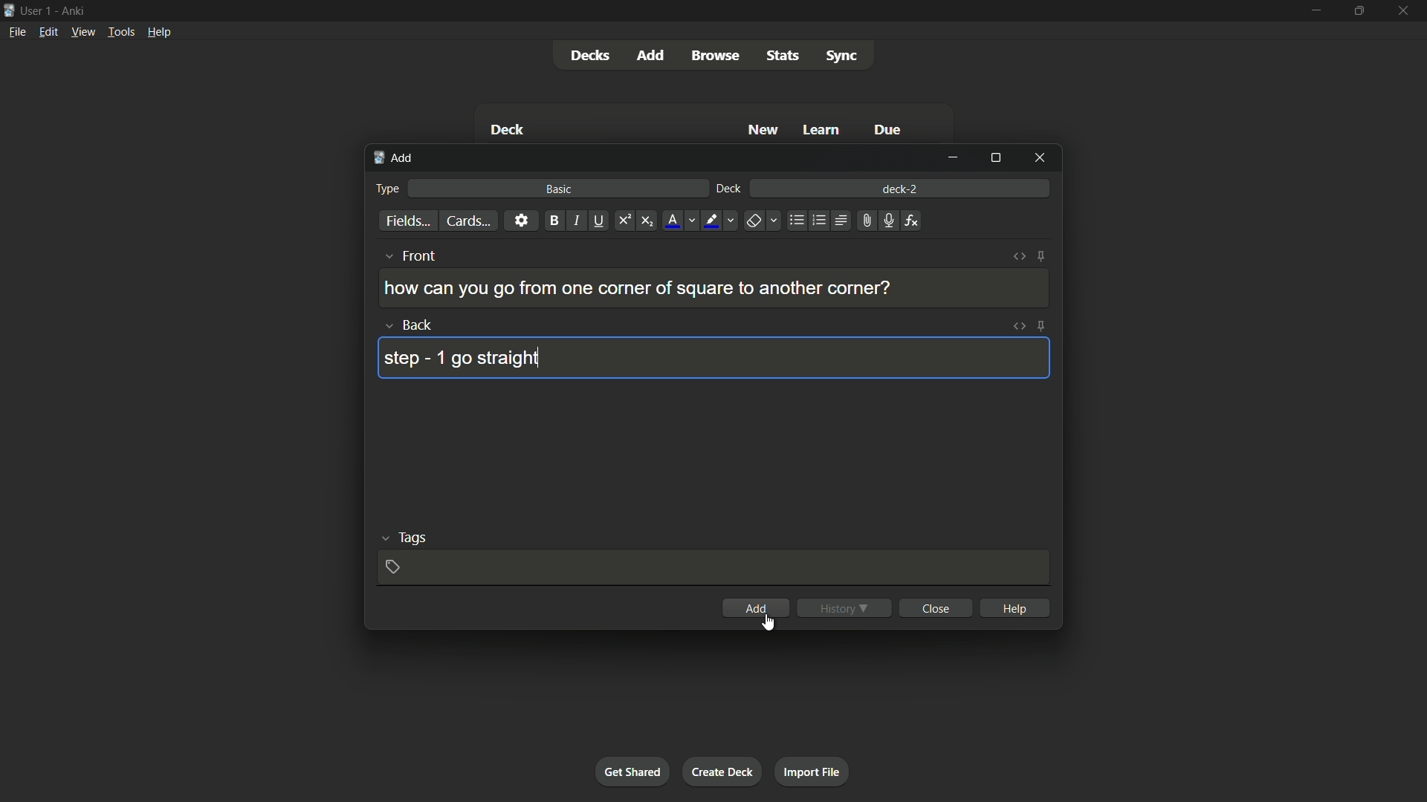 The height and width of the screenshot is (802, 1427). I want to click on history, so click(844, 607).